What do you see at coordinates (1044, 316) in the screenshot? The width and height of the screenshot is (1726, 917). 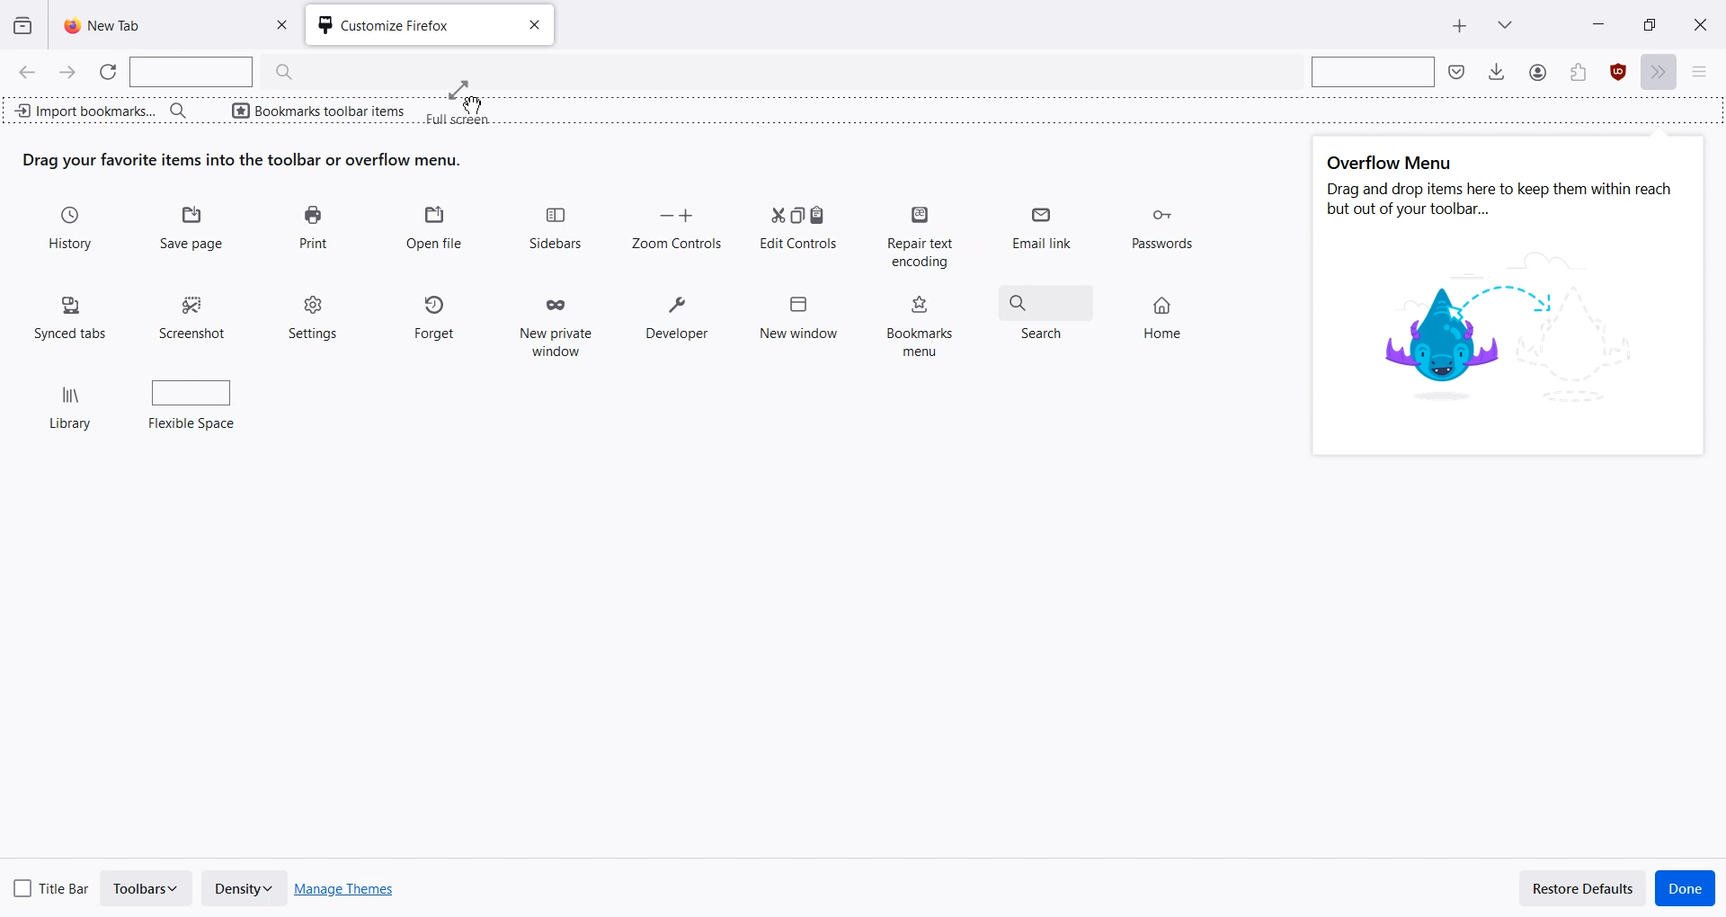 I see `Search` at bounding box center [1044, 316].